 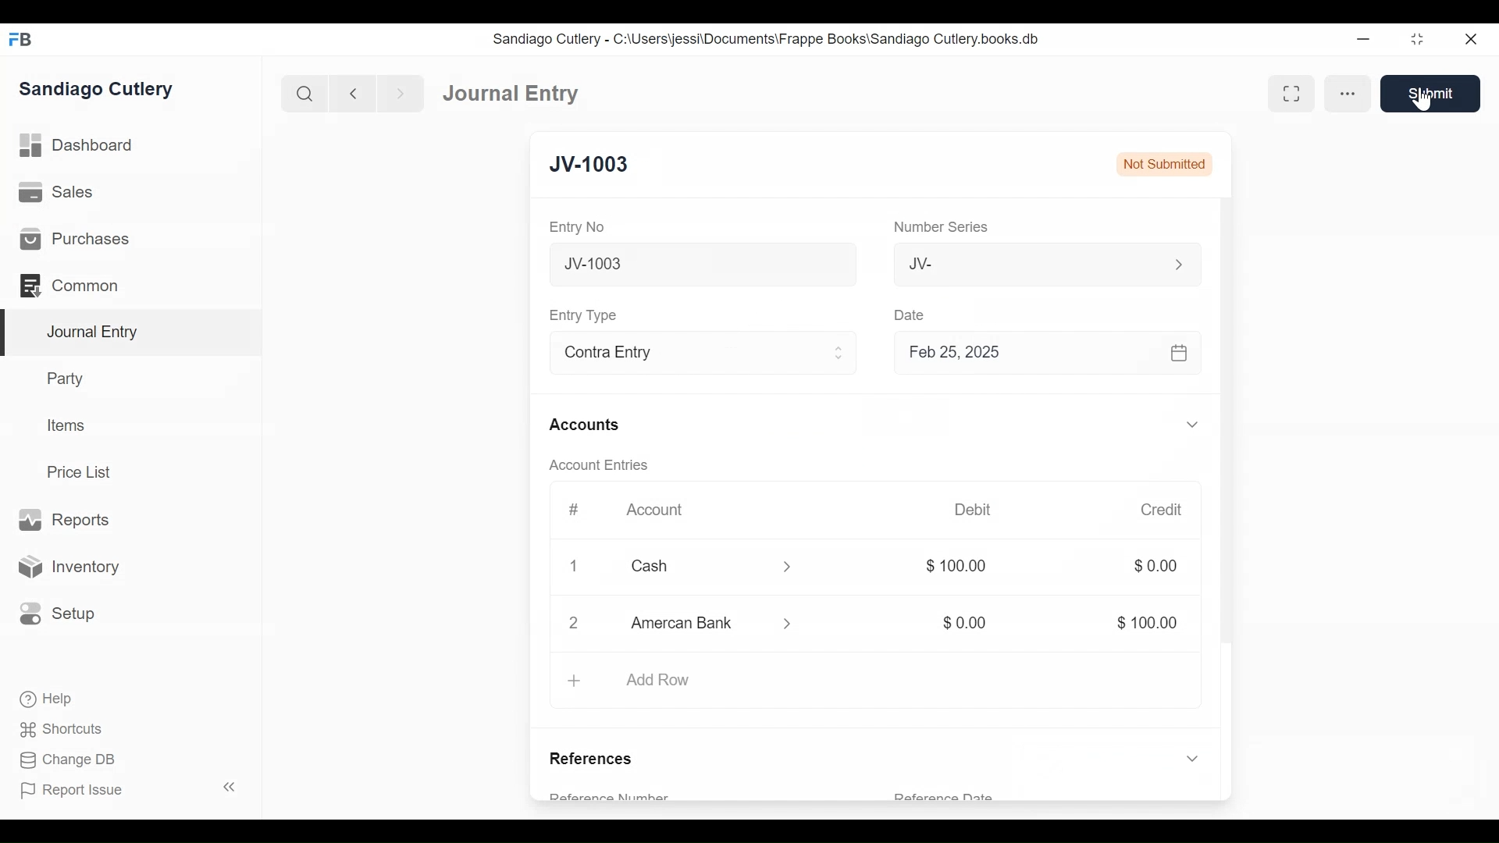 I want to click on Minimize, so click(x=1365, y=40).